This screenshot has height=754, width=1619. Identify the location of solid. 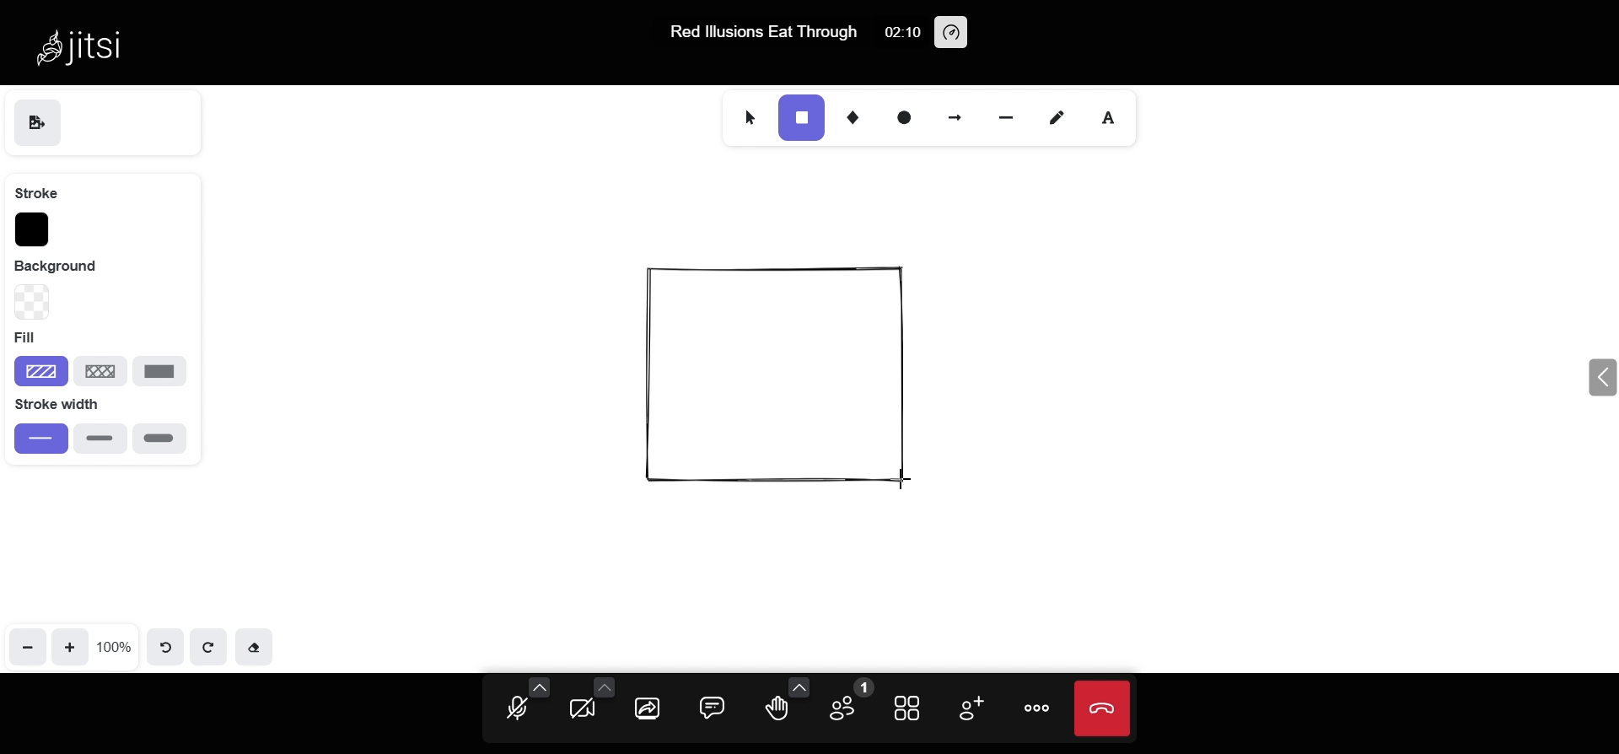
(160, 372).